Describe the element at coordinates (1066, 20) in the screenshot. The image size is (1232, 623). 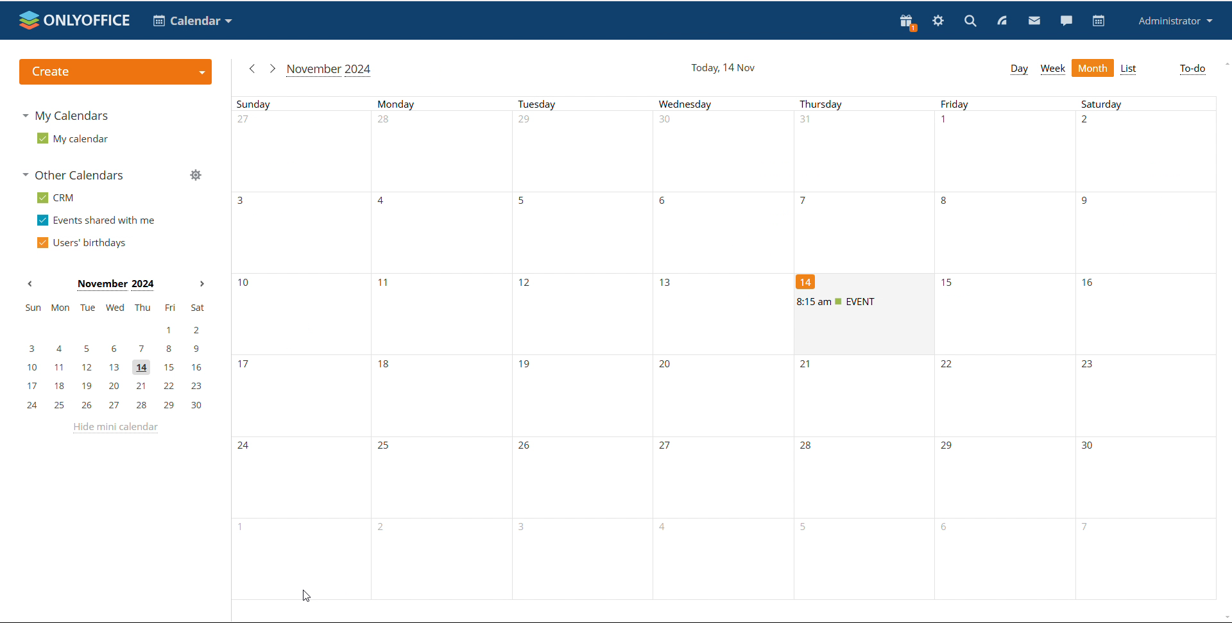
I see `chat` at that location.